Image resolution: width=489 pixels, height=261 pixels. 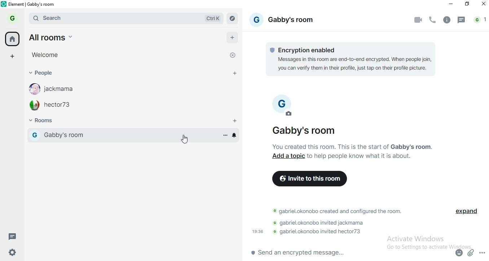 What do you see at coordinates (225, 136) in the screenshot?
I see `option` at bounding box center [225, 136].